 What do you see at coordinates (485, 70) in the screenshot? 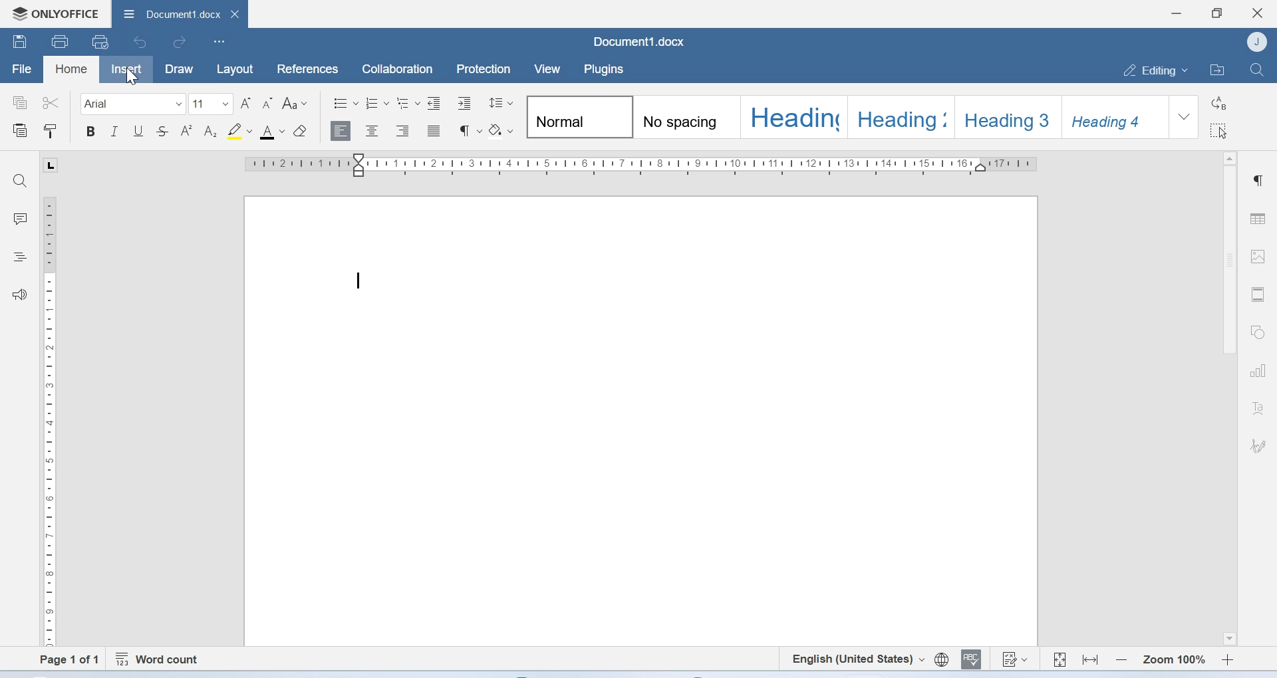
I see `Protection` at bounding box center [485, 70].